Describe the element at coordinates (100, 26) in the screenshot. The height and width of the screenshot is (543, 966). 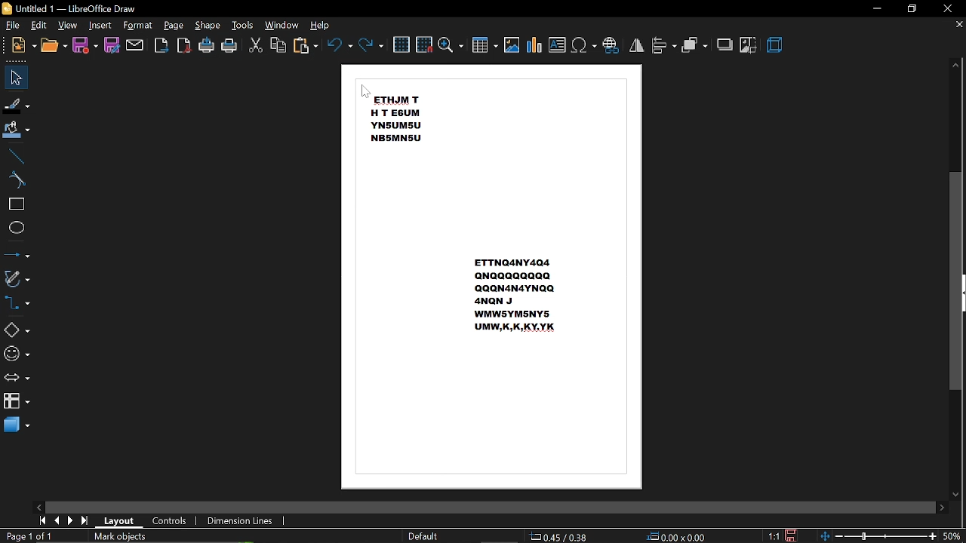
I see `insert` at that location.